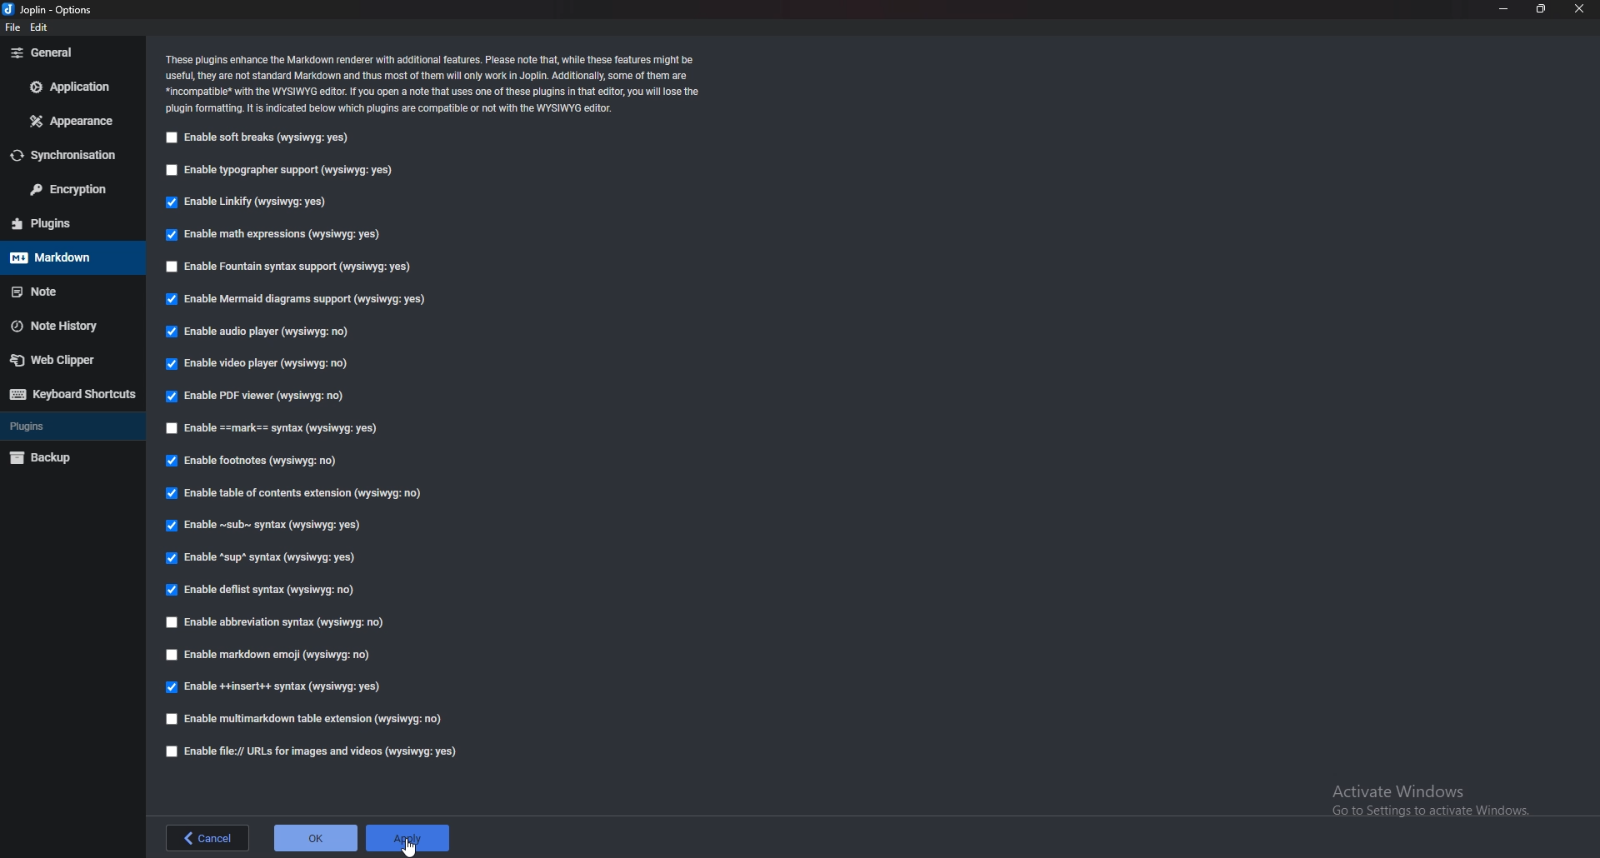 This screenshot has height=858, width=1600. I want to click on options, so click(52, 11).